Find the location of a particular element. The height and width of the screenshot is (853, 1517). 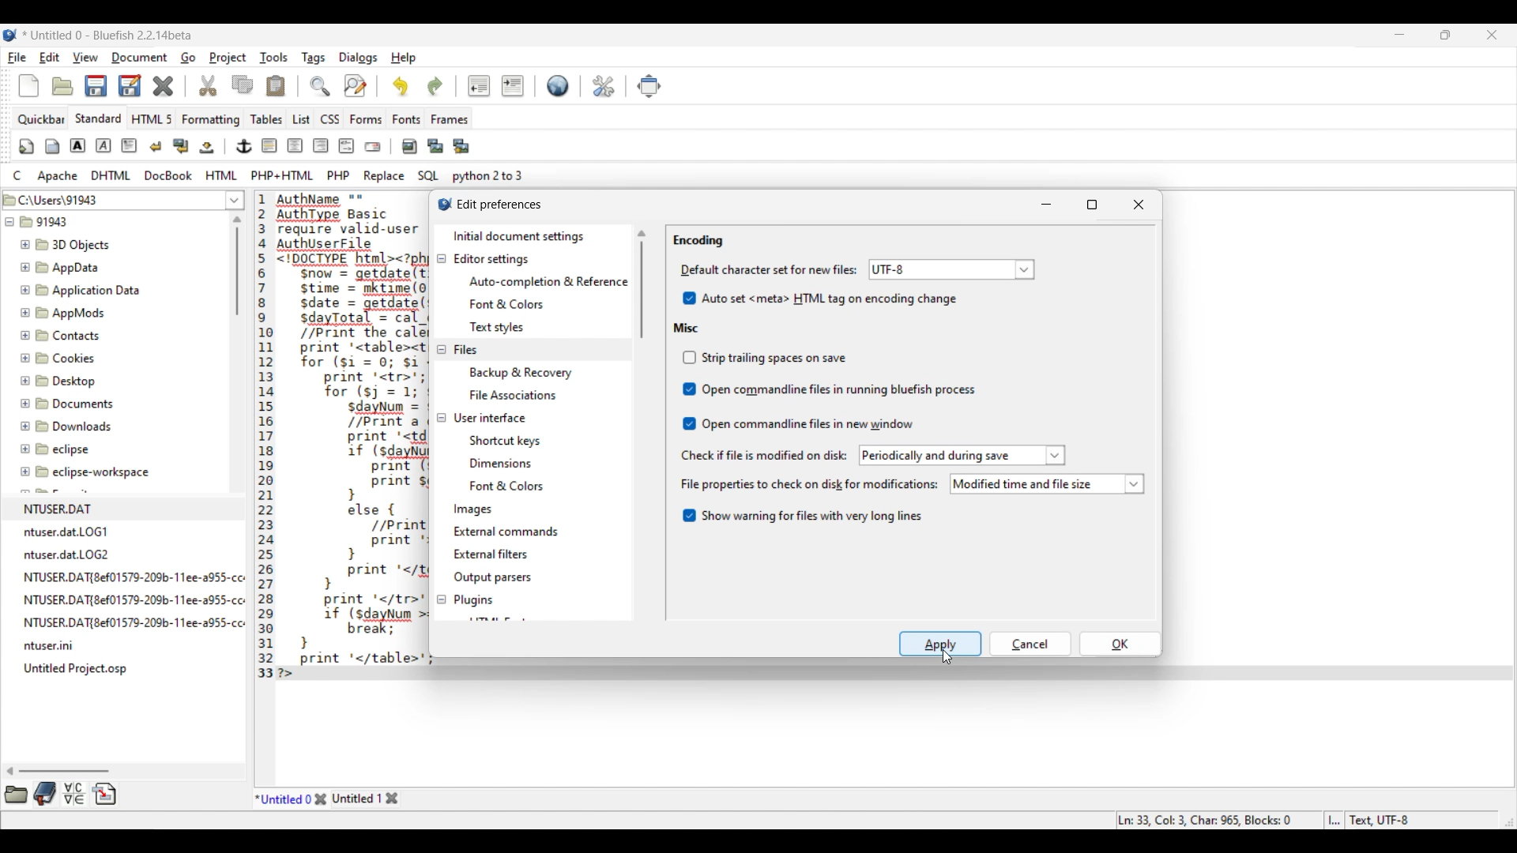

Image and text edit tools is located at coordinates (247, 145).